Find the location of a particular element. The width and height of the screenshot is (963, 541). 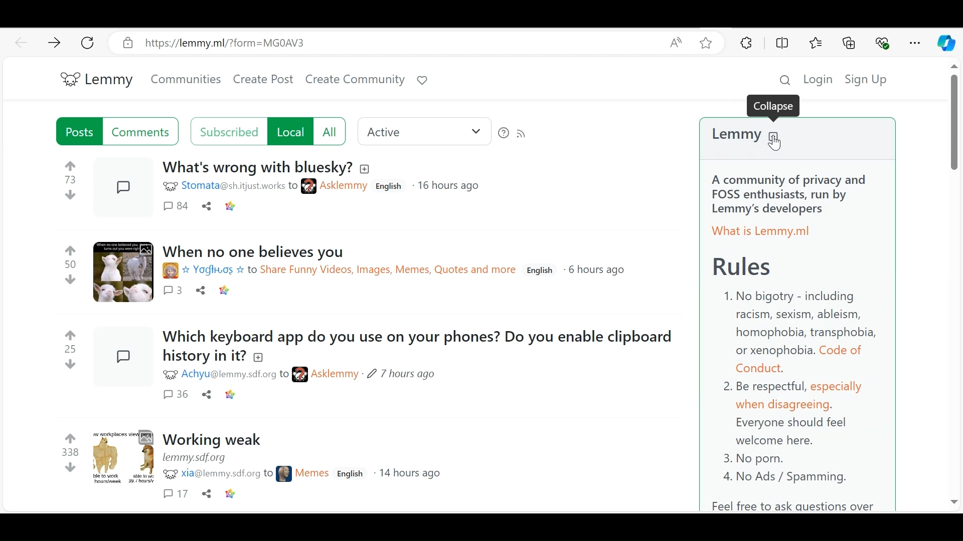

Comments is located at coordinates (175, 395).